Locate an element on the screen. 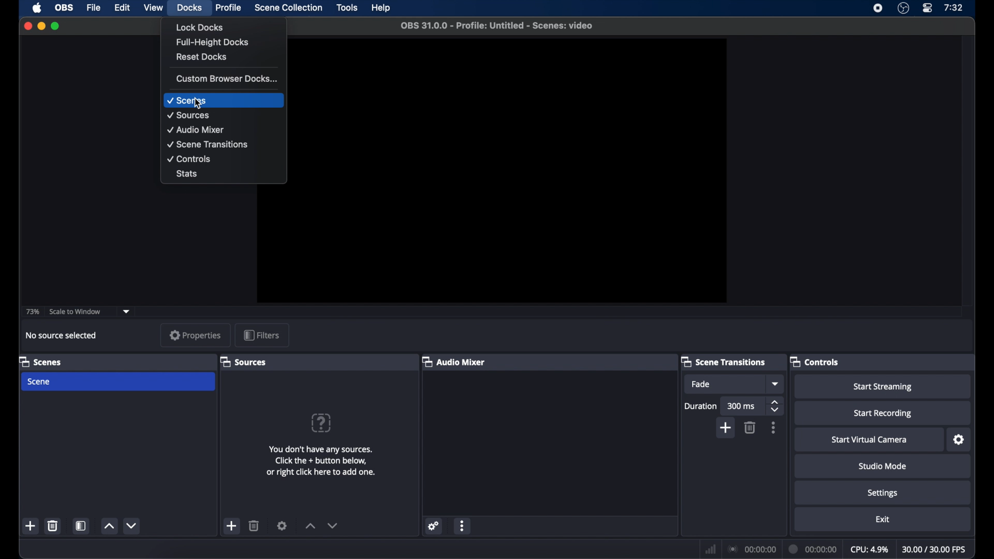 This screenshot has height=559, width=994. filters is located at coordinates (261, 335).